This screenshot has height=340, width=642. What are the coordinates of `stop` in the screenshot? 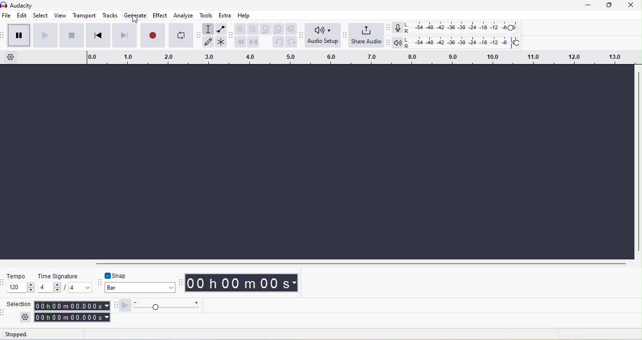 It's located at (72, 36).